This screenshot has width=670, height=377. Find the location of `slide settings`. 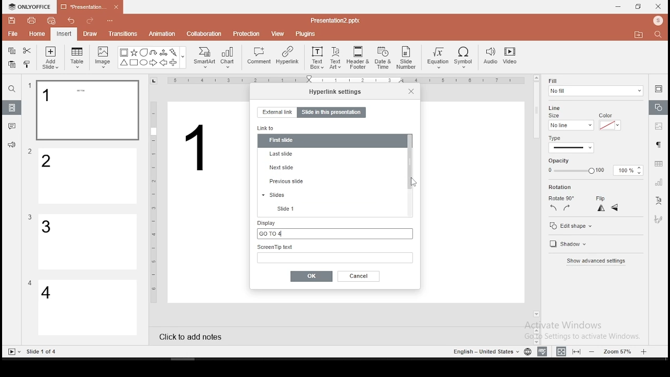

slide settings is located at coordinates (658, 88).